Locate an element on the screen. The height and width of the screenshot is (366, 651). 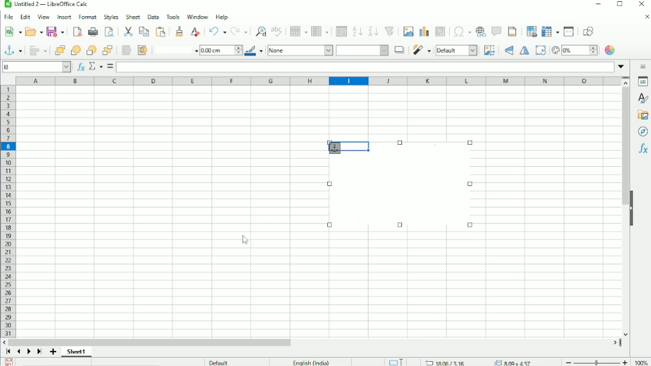
Restore down is located at coordinates (619, 5).